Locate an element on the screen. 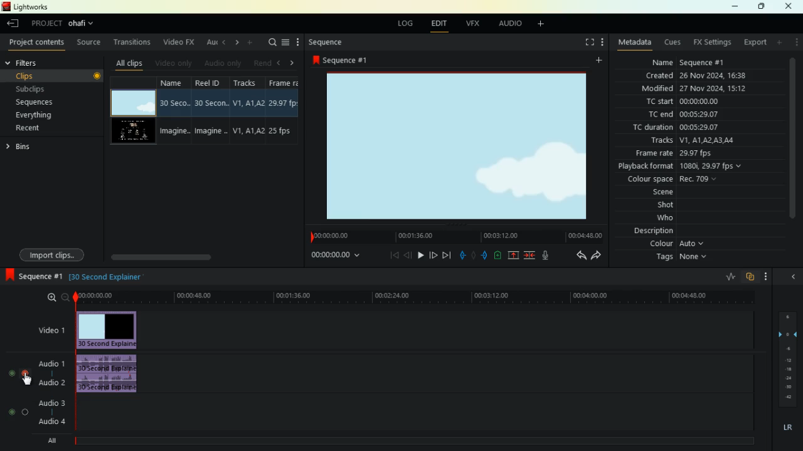 This screenshot has height=451, width=803. video 1 timeline track is located at coordinates (449, 330).